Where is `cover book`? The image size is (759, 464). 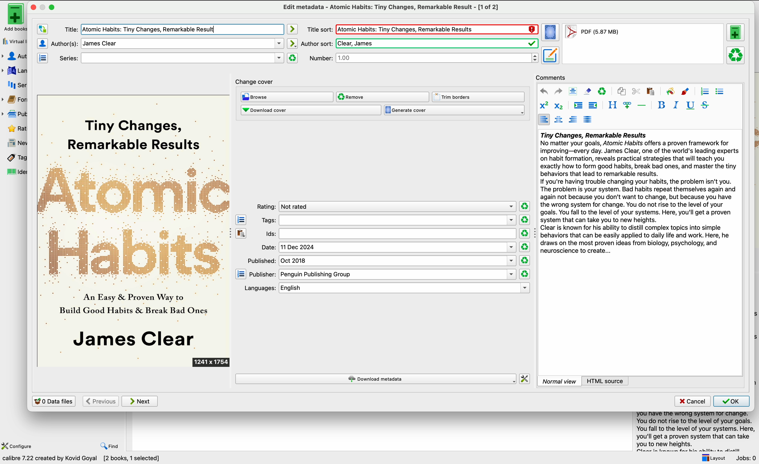 cover book is located at coordinates (134, 231).